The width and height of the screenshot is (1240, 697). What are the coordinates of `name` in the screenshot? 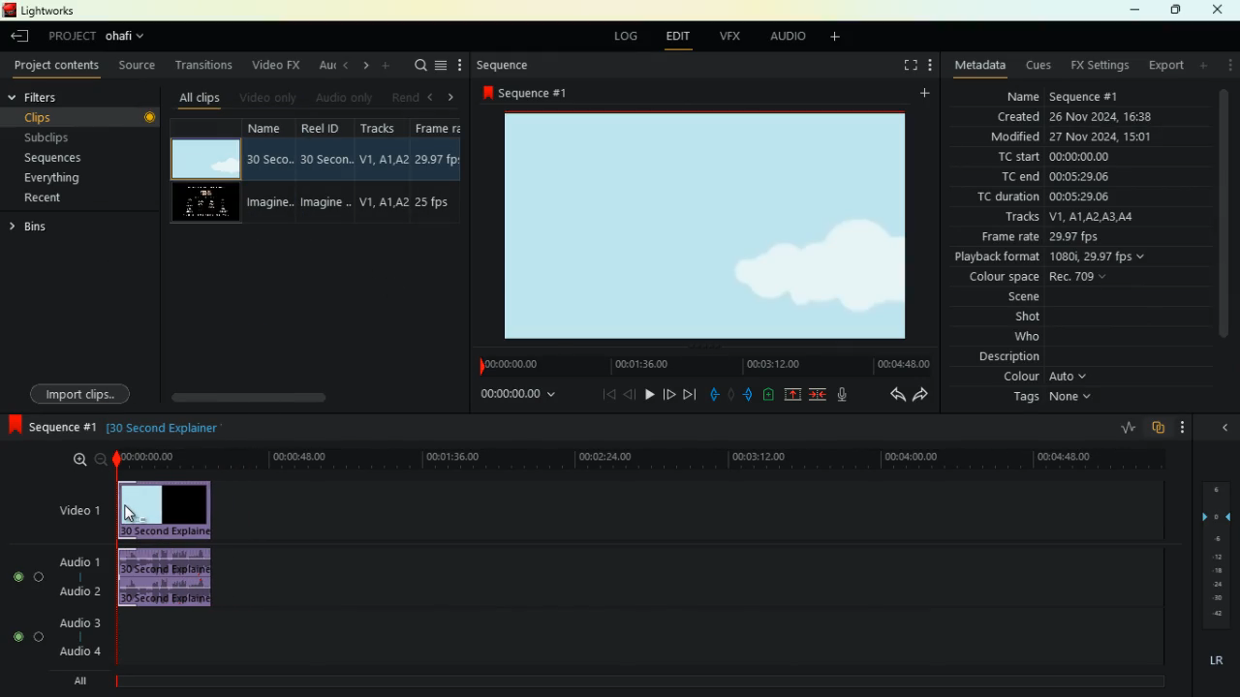 It's located at (270, 171).